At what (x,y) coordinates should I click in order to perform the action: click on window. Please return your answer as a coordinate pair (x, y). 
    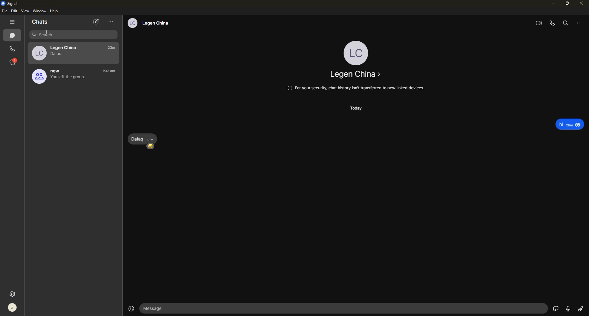
    Looking at the image, I should click on (40, 11).